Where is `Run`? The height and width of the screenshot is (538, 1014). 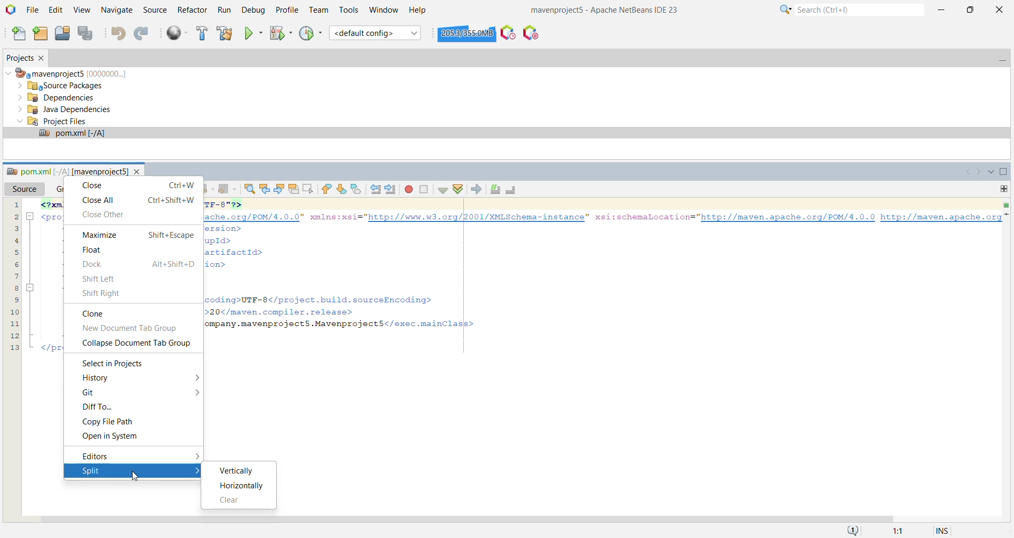 Run is located at coordinates (223, 11).